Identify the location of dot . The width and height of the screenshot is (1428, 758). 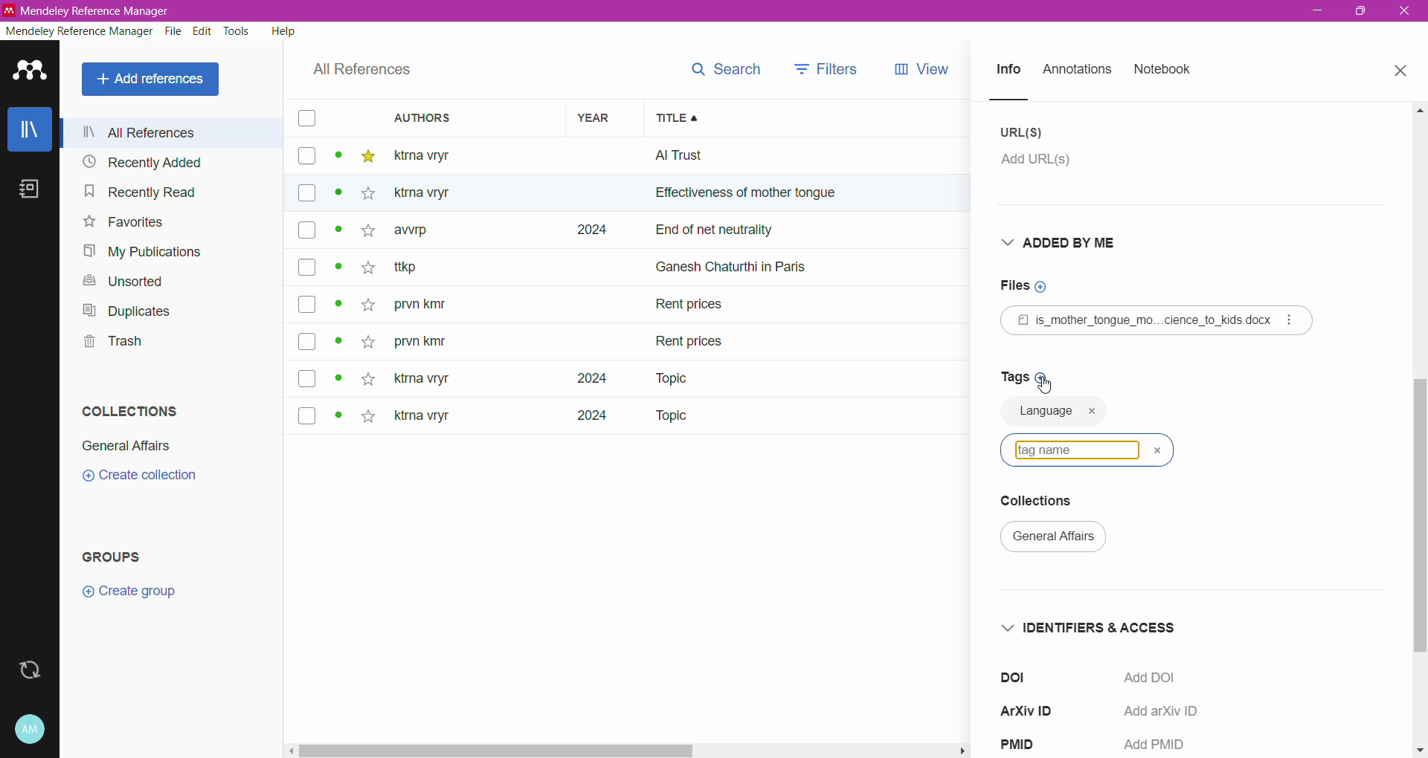
(334, 198).